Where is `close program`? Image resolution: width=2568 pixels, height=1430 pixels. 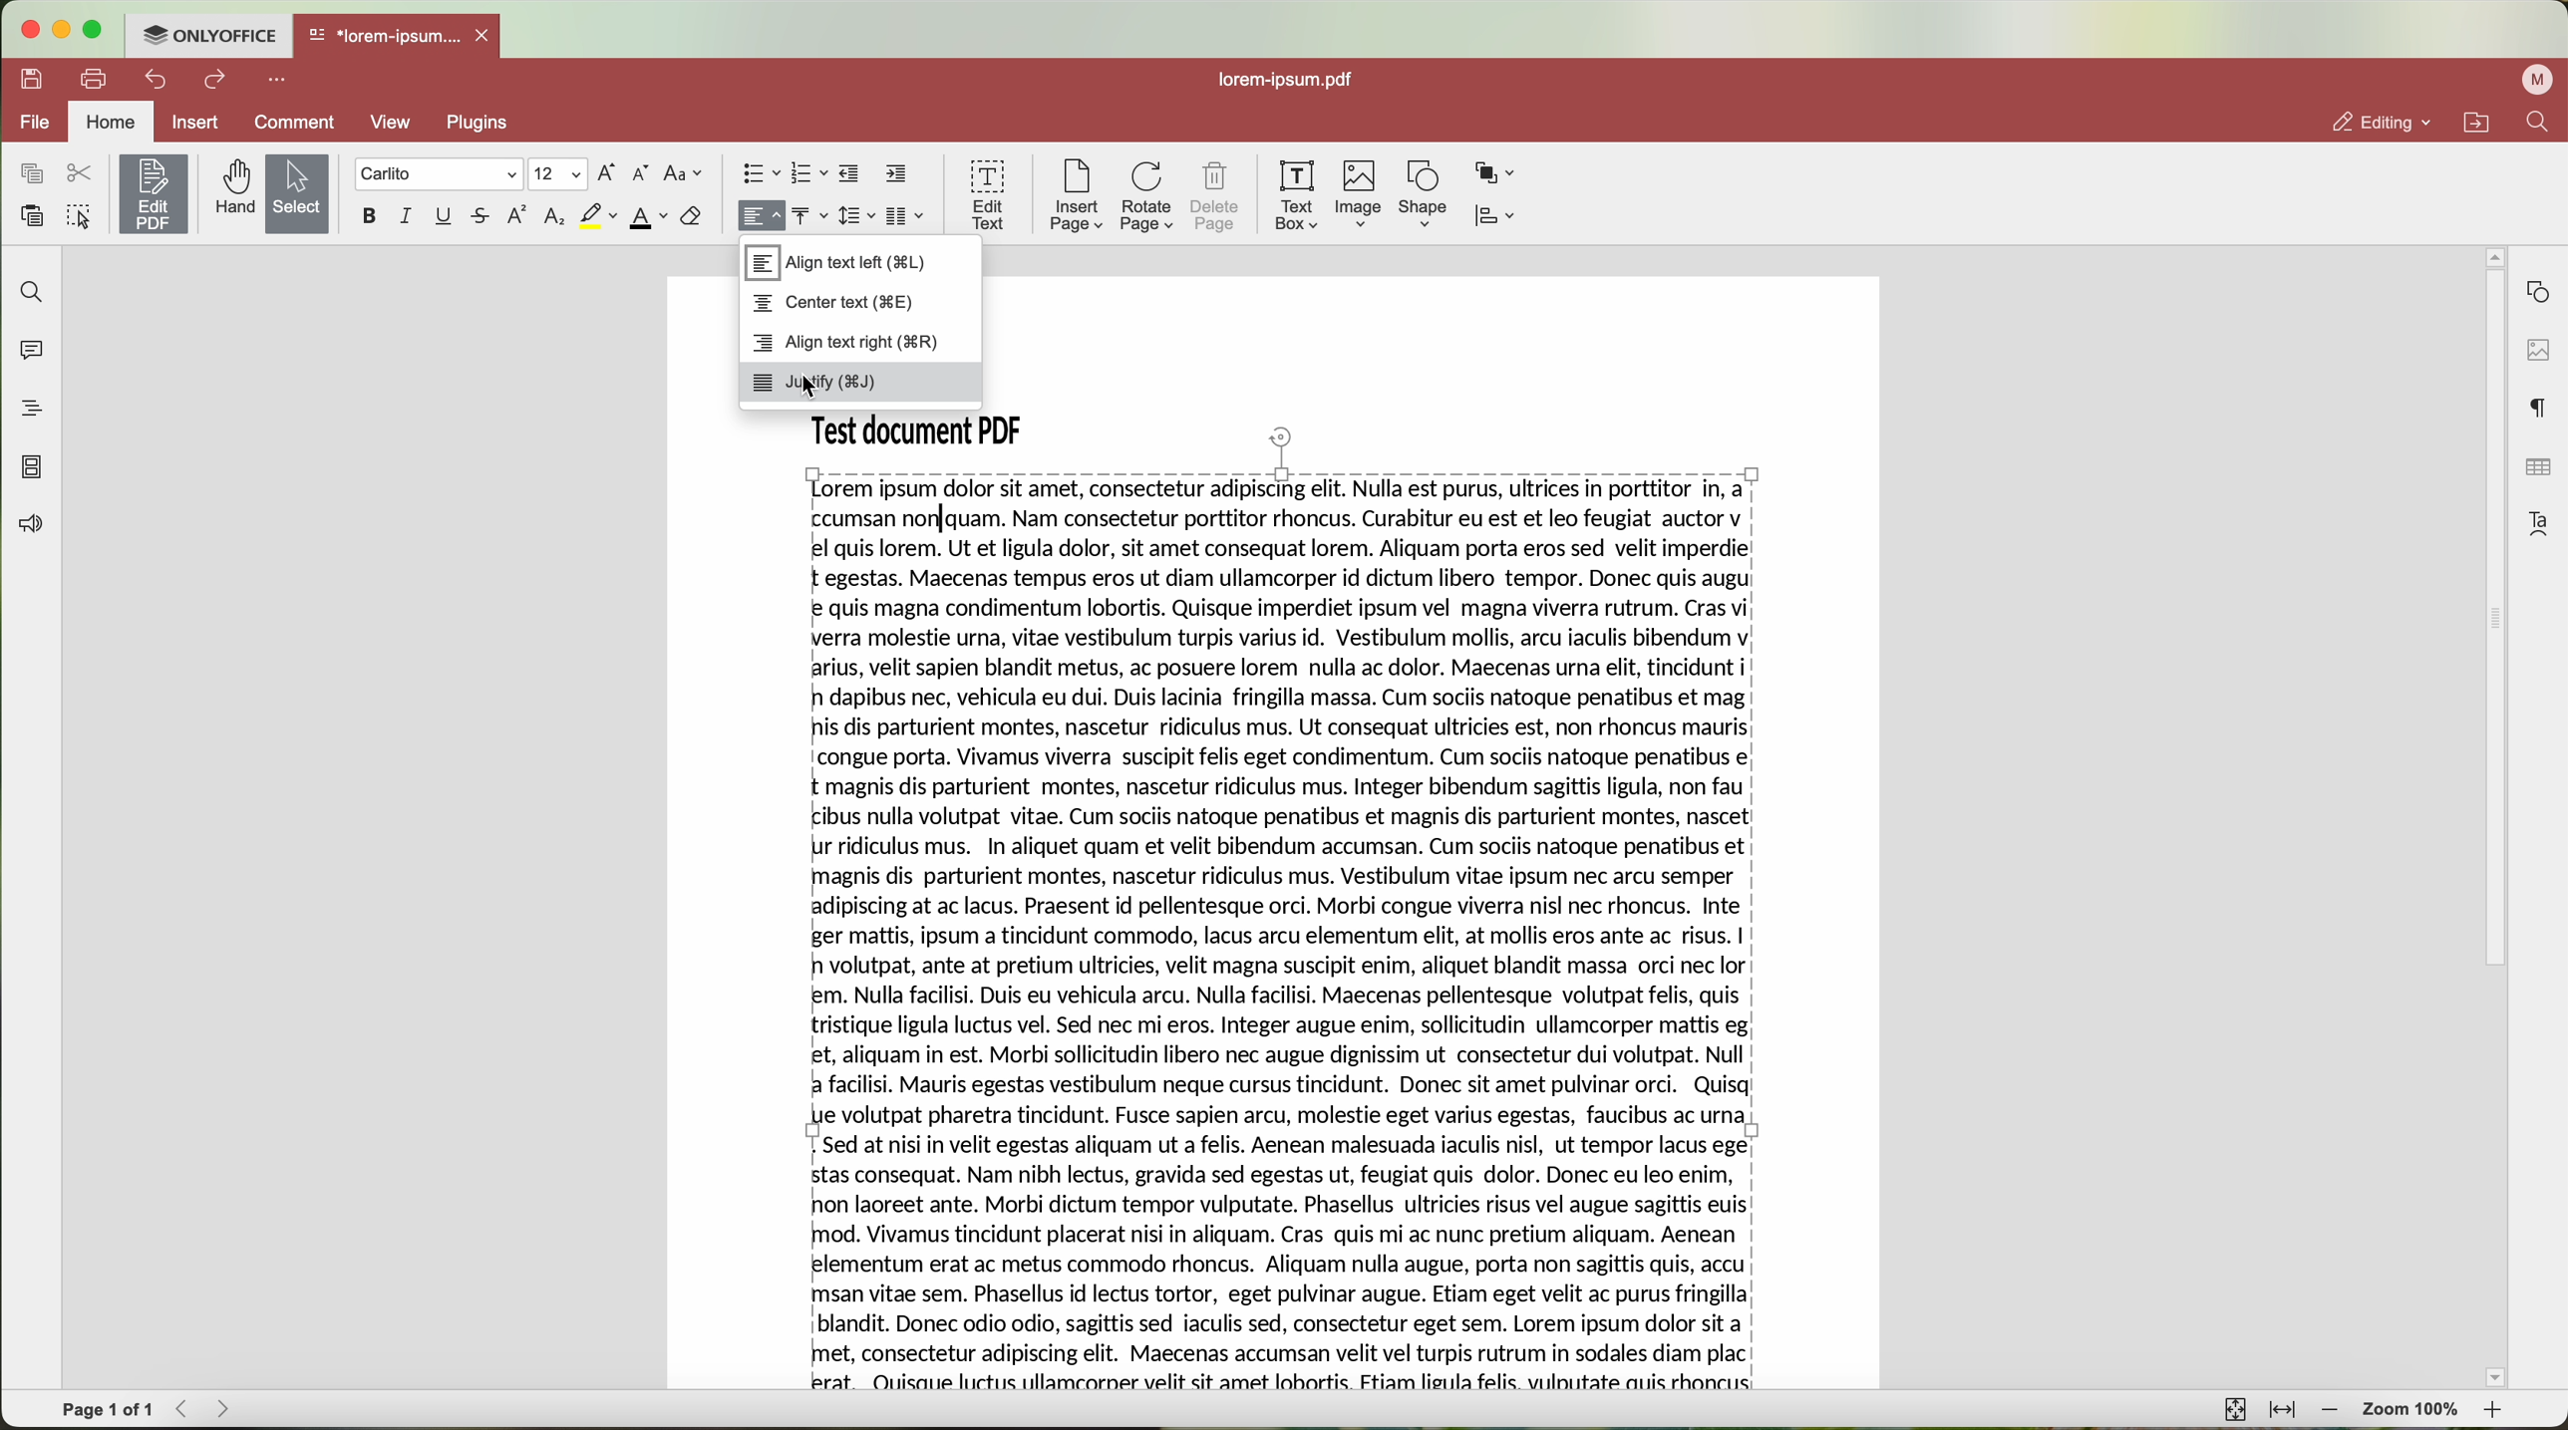
close program is located at coordinates (28, 27).